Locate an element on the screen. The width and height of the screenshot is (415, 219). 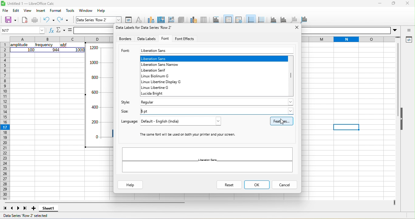
liberation serif is located at coordinates (156, 70).